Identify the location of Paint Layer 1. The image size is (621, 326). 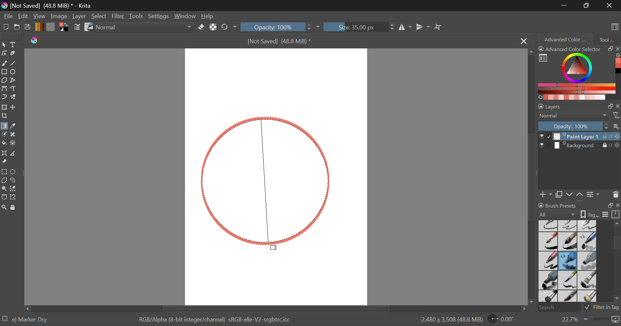
(580, 136).